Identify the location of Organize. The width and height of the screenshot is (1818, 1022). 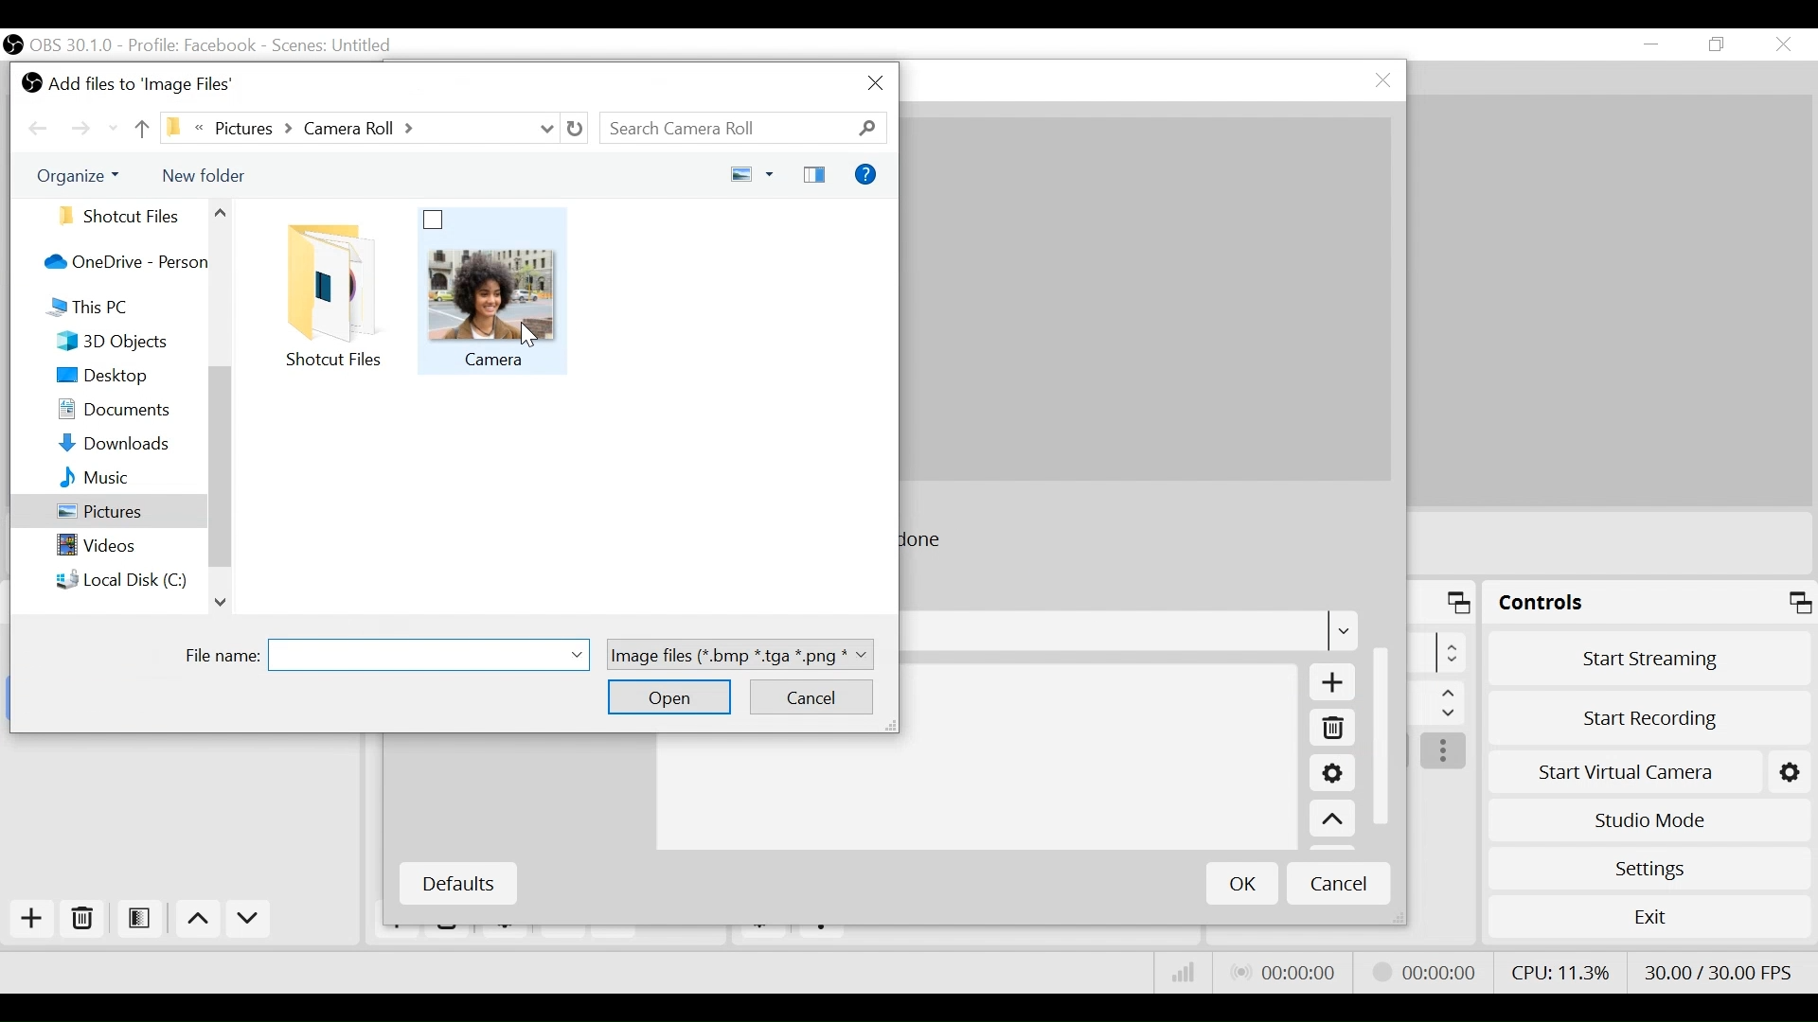
(86, 178).